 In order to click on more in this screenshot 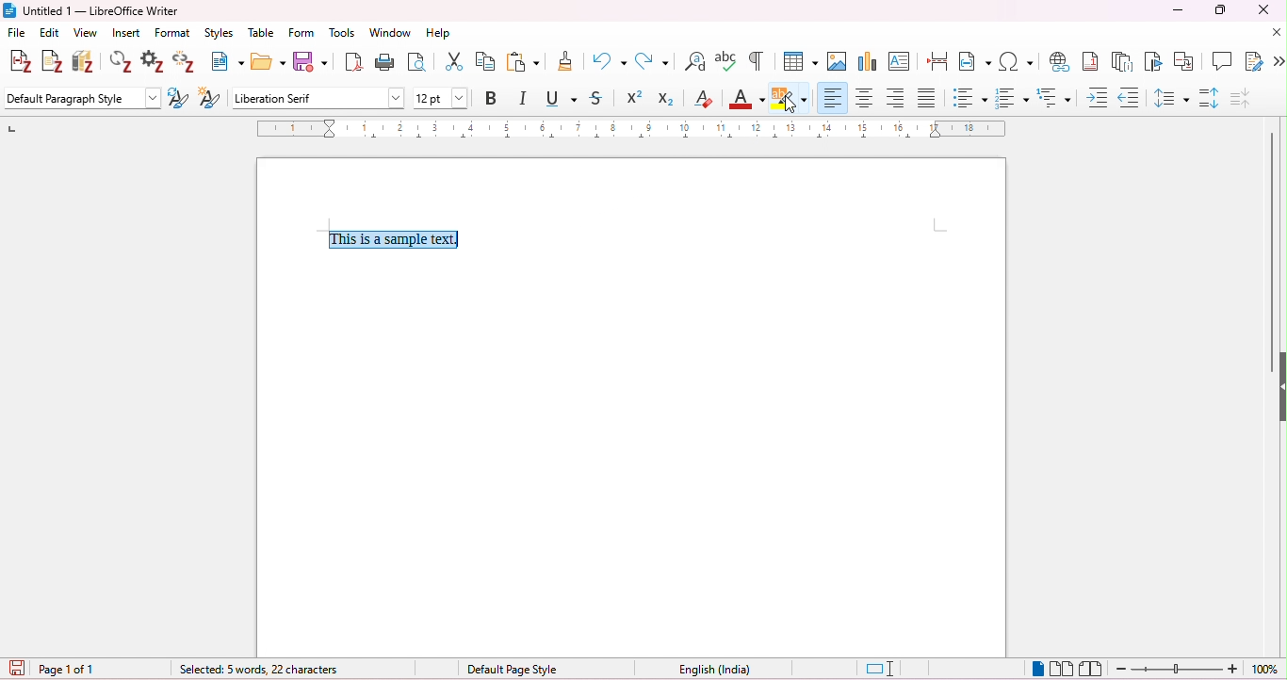, I will do `click(1279, 62)`.